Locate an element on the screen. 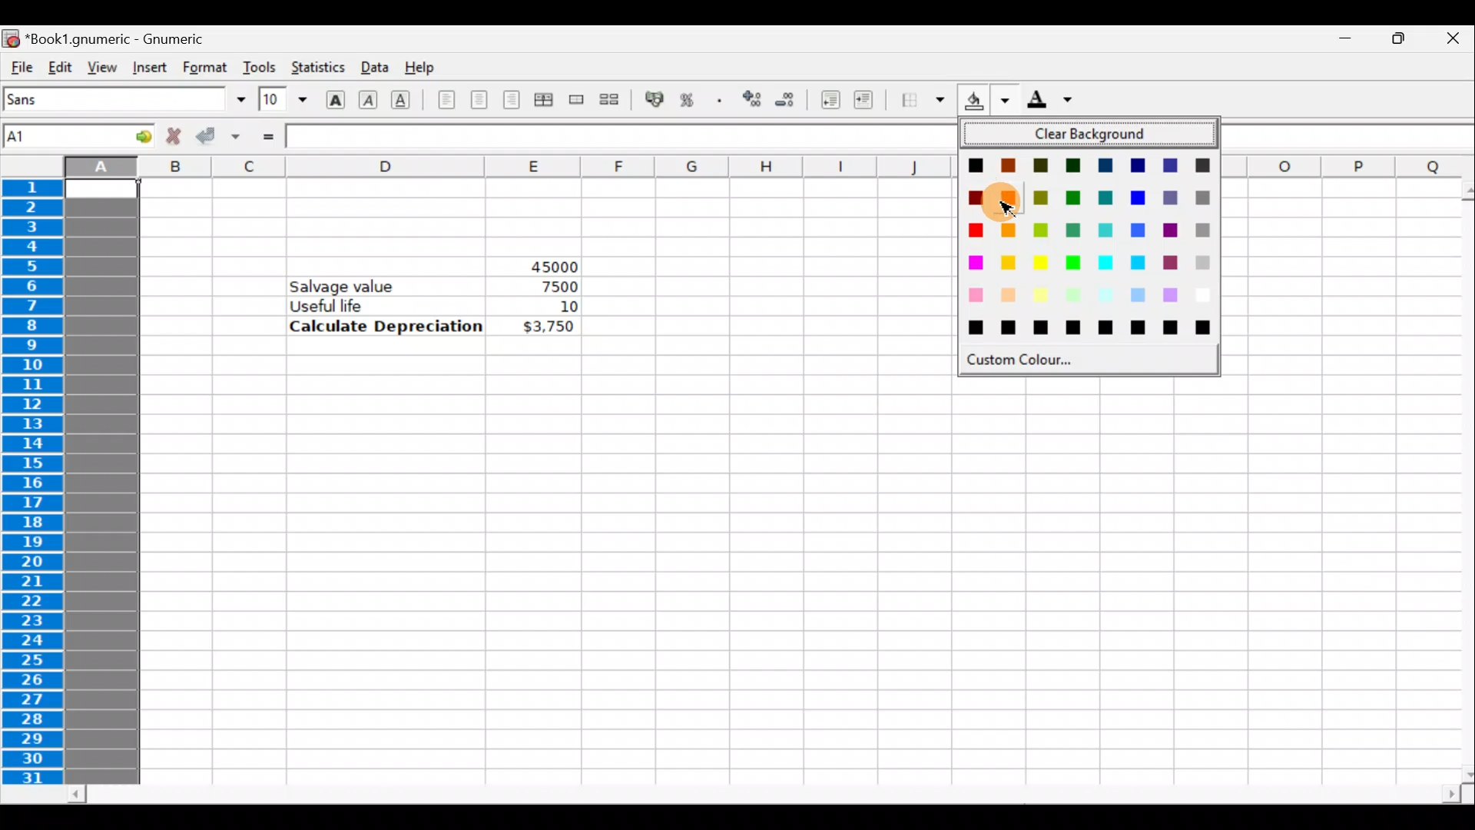 The image size is (1475, 830). Merge a range of cells is located at coordinates (578, 102).